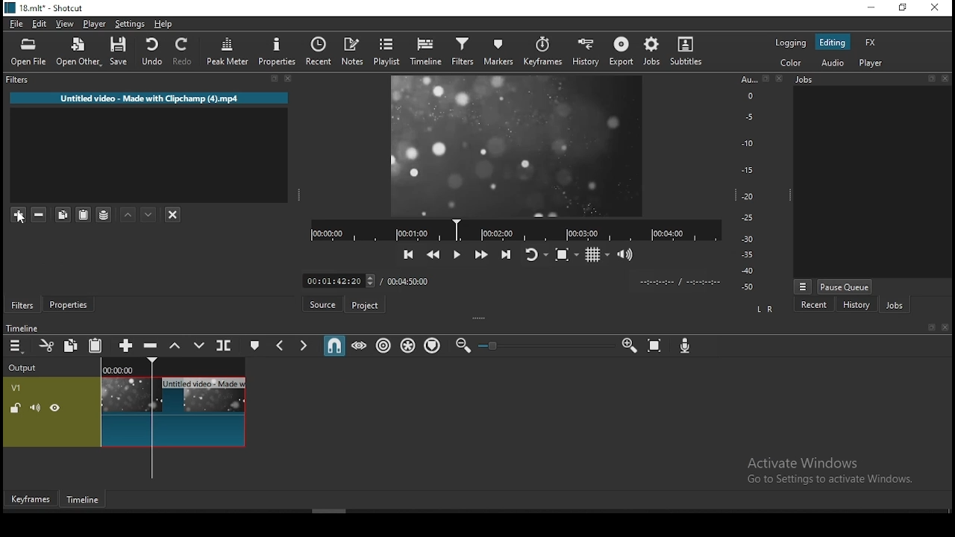 The height and width of the screenshot is (537, 955). I want to click on restore, so click(904, 9).